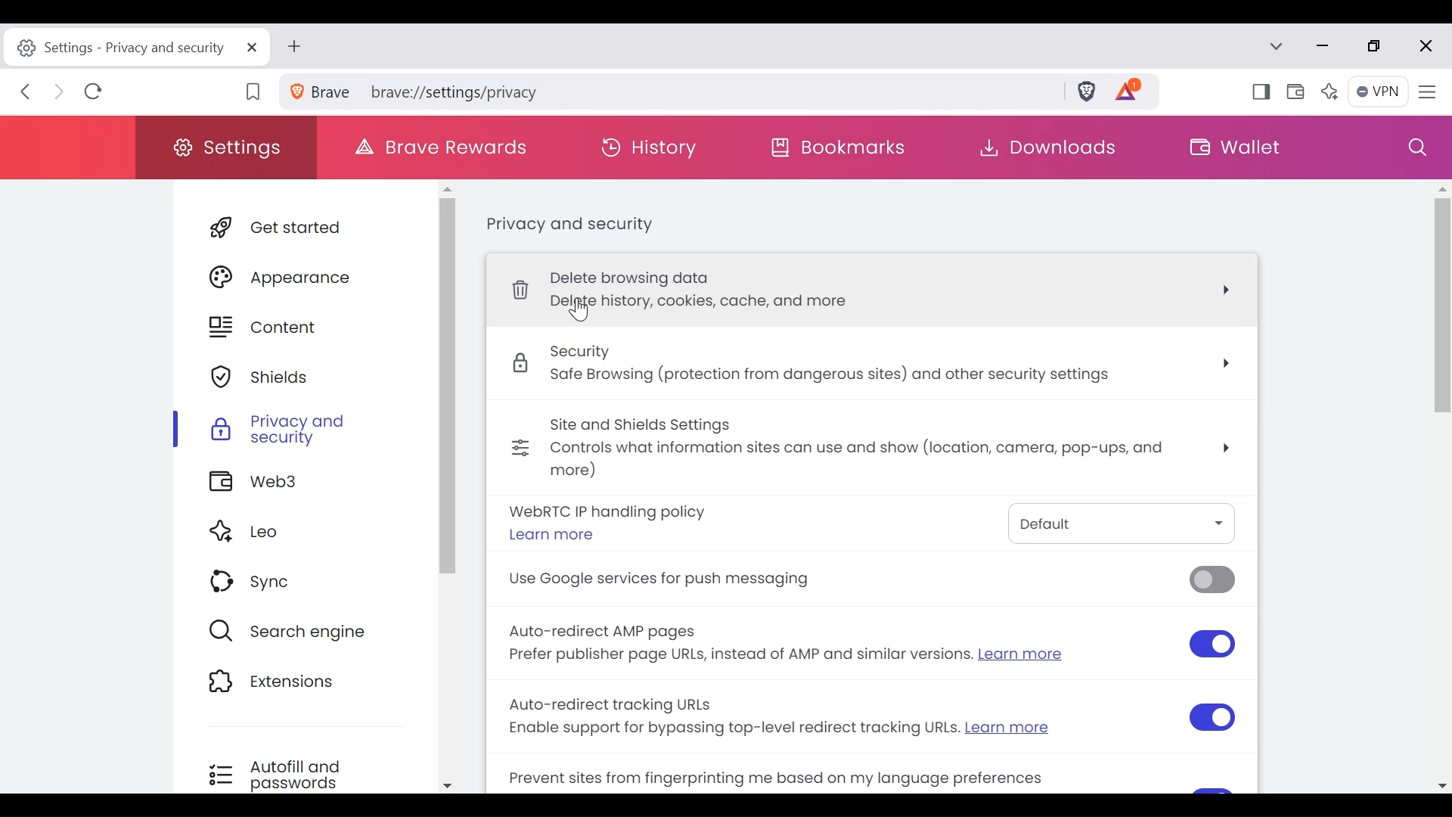 This screenshot has height=817, width=1452. I want to click on New Tab, so click(298, 48).